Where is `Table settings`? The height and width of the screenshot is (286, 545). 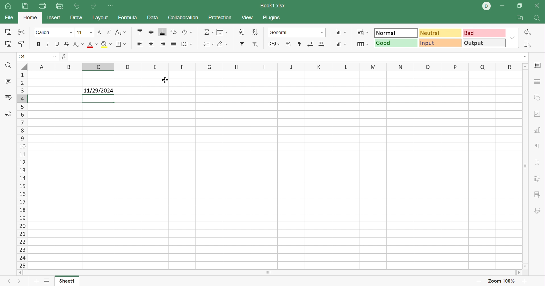 Table settings is located at coordinates (538, 83).